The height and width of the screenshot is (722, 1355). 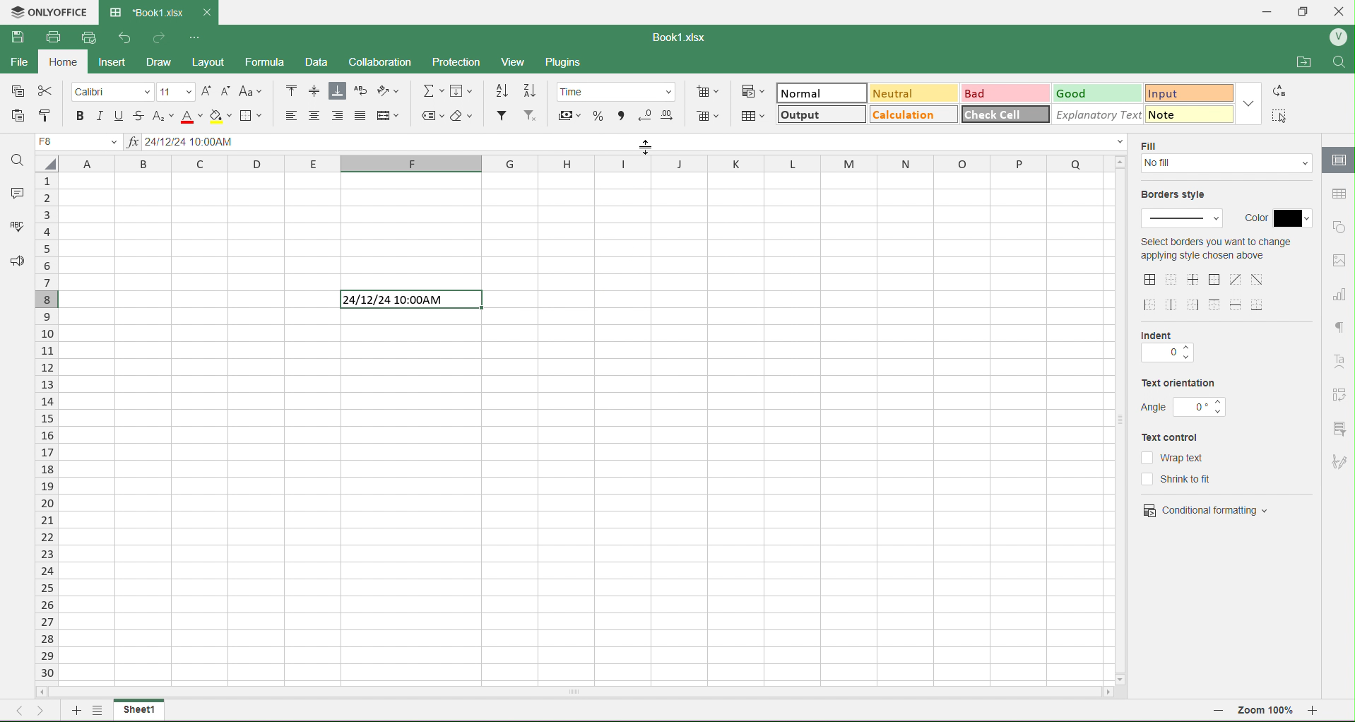 What do you see at coordinates (1171, 279) in the screenshot?
I see `no border` at bounding box center [1171, 279].